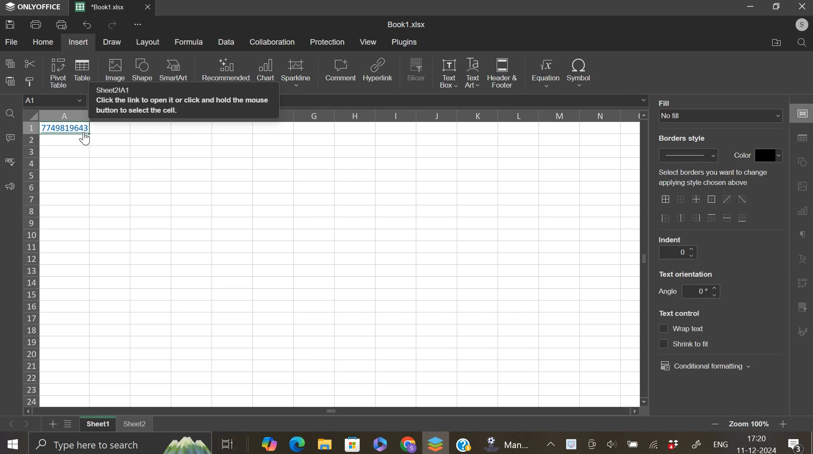  Describe the element at coordinates (798, 24) in the screenshot. I see `user` at that location.